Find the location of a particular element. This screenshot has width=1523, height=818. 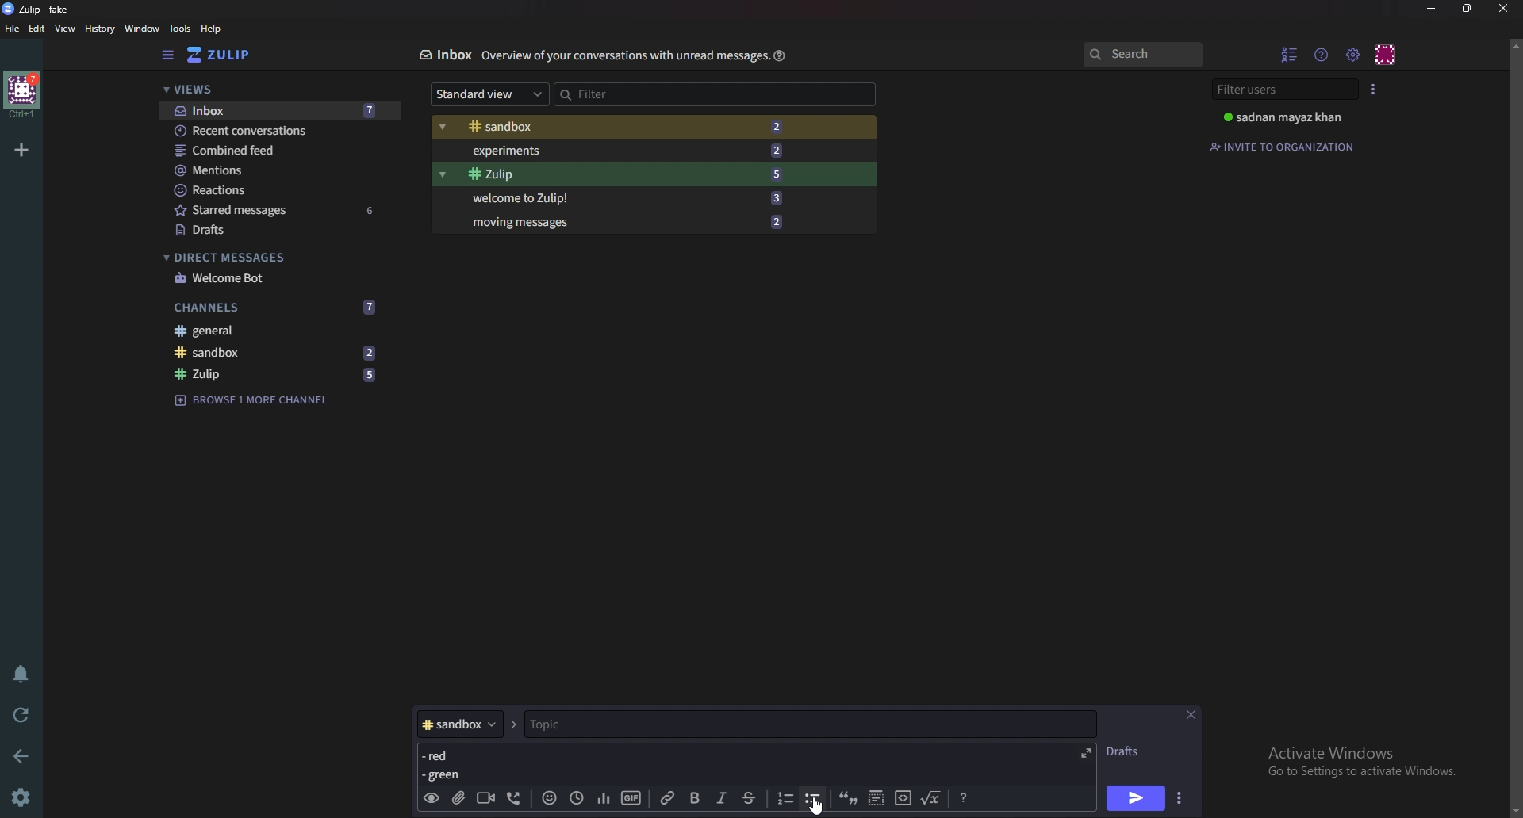

Tools is located at coordinates (180, 28).